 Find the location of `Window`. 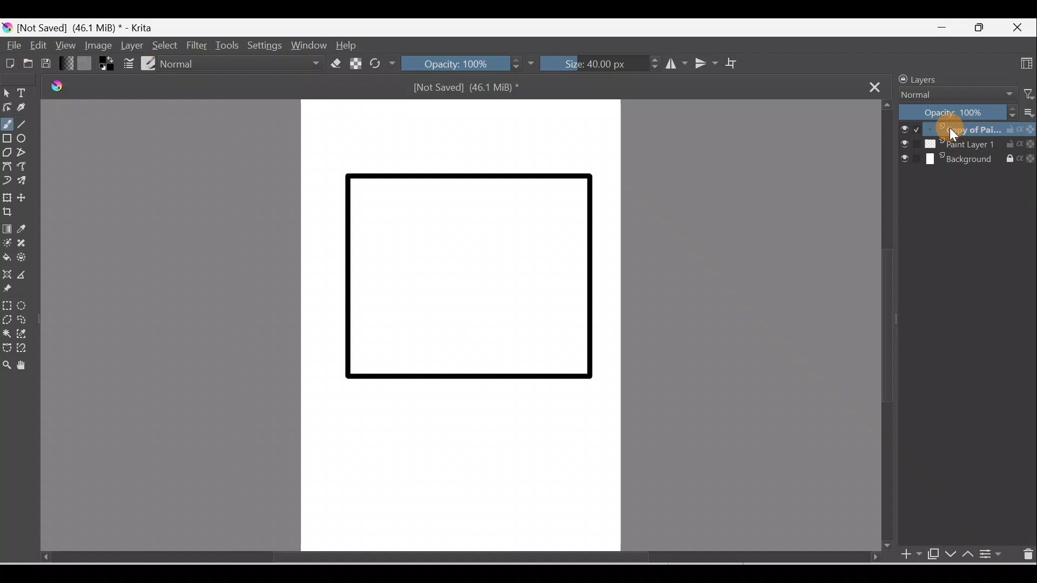

Window is located at coordinates (308, 45).